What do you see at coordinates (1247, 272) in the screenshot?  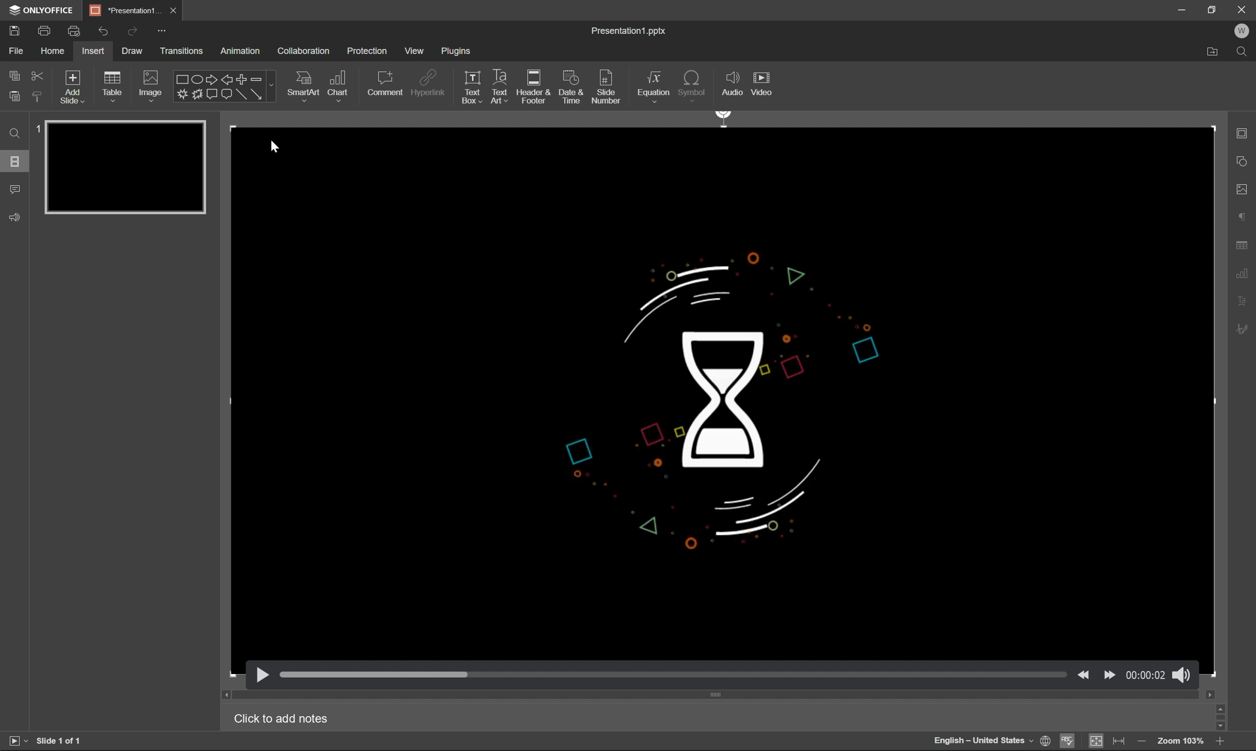 I see `chart settings` at bounding box center [1247, 272].